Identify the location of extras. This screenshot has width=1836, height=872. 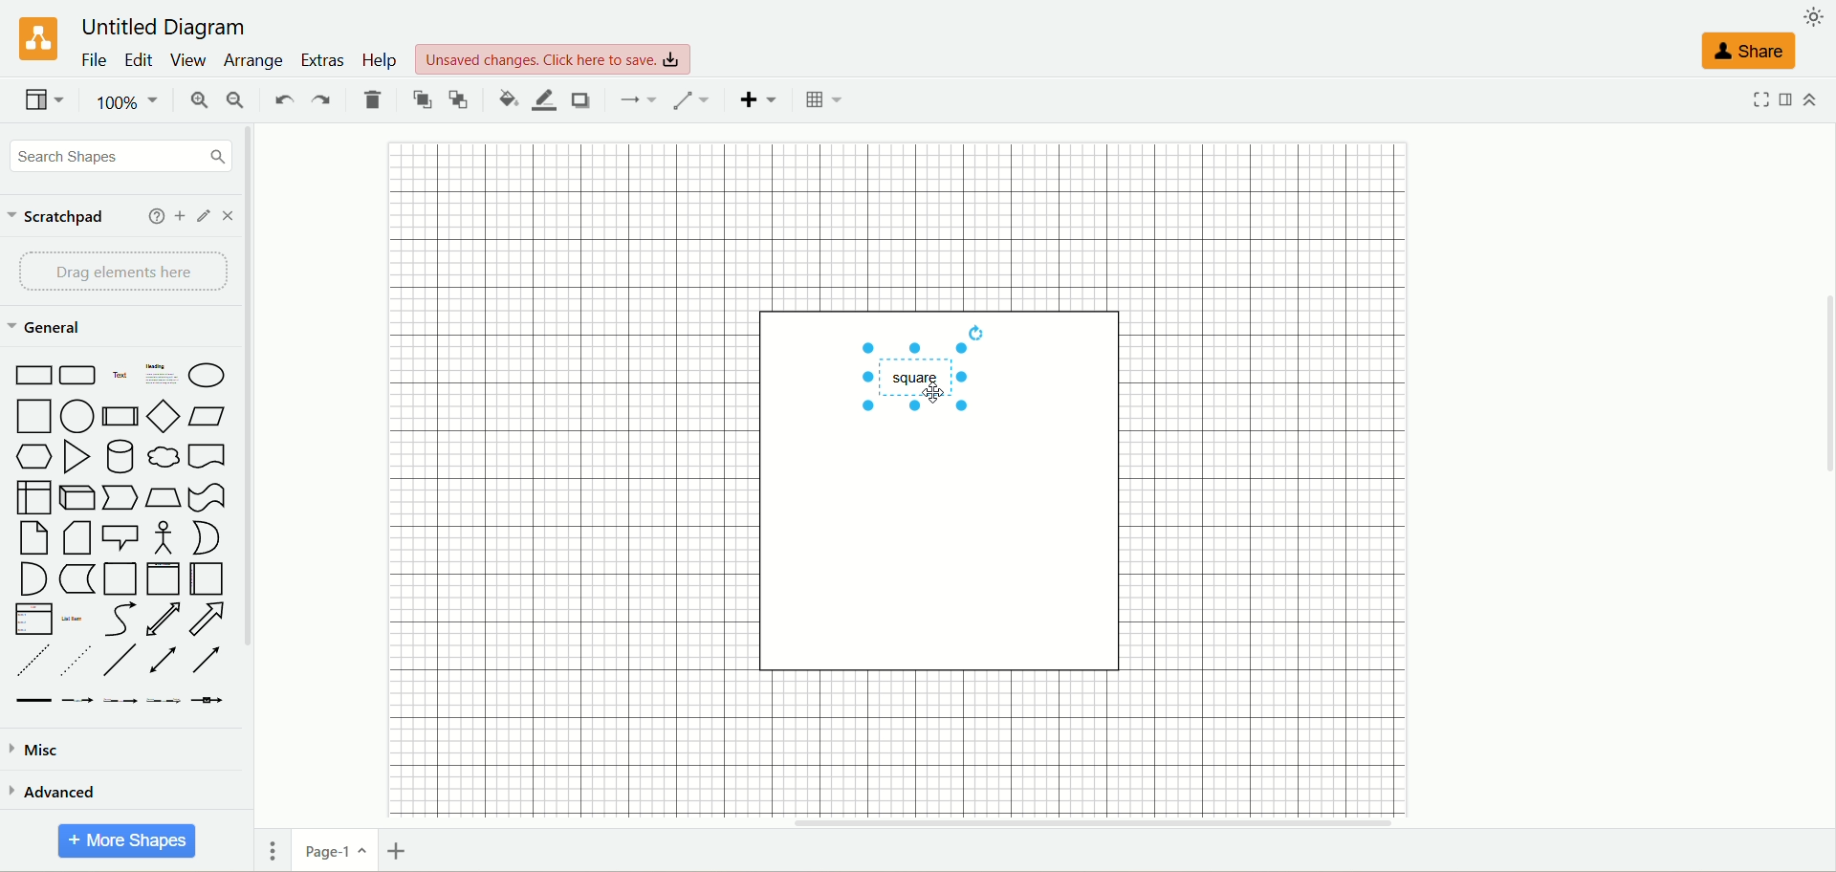
(323, 61).